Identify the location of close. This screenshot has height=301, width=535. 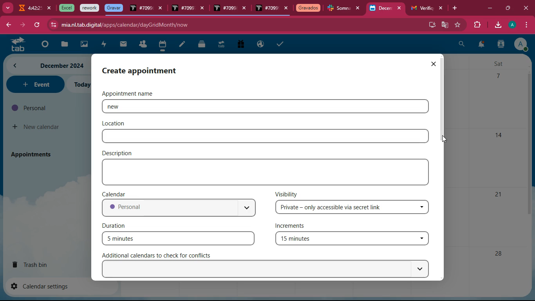
(161, 9).